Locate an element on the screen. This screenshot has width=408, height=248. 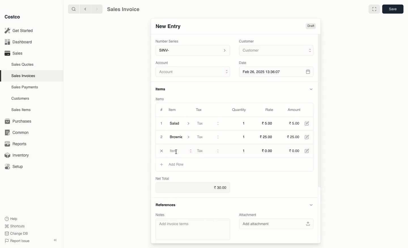
Close is located at coordinates (161, 151).